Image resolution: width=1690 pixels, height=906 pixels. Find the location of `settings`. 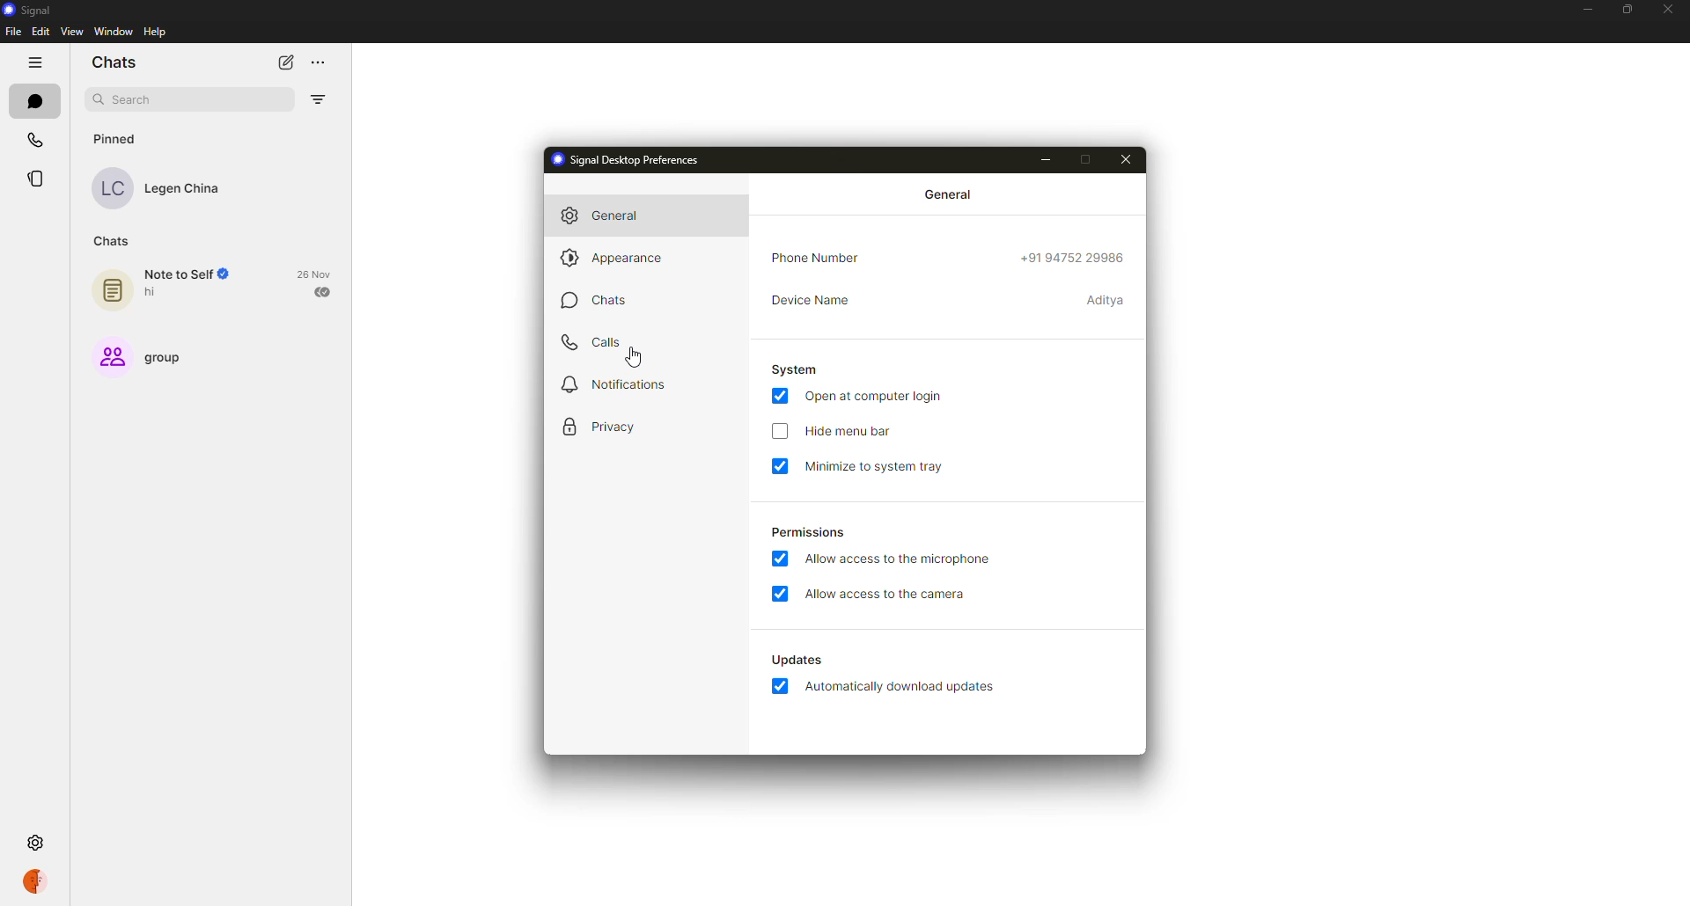

settings is located at coordinates (33, 841).